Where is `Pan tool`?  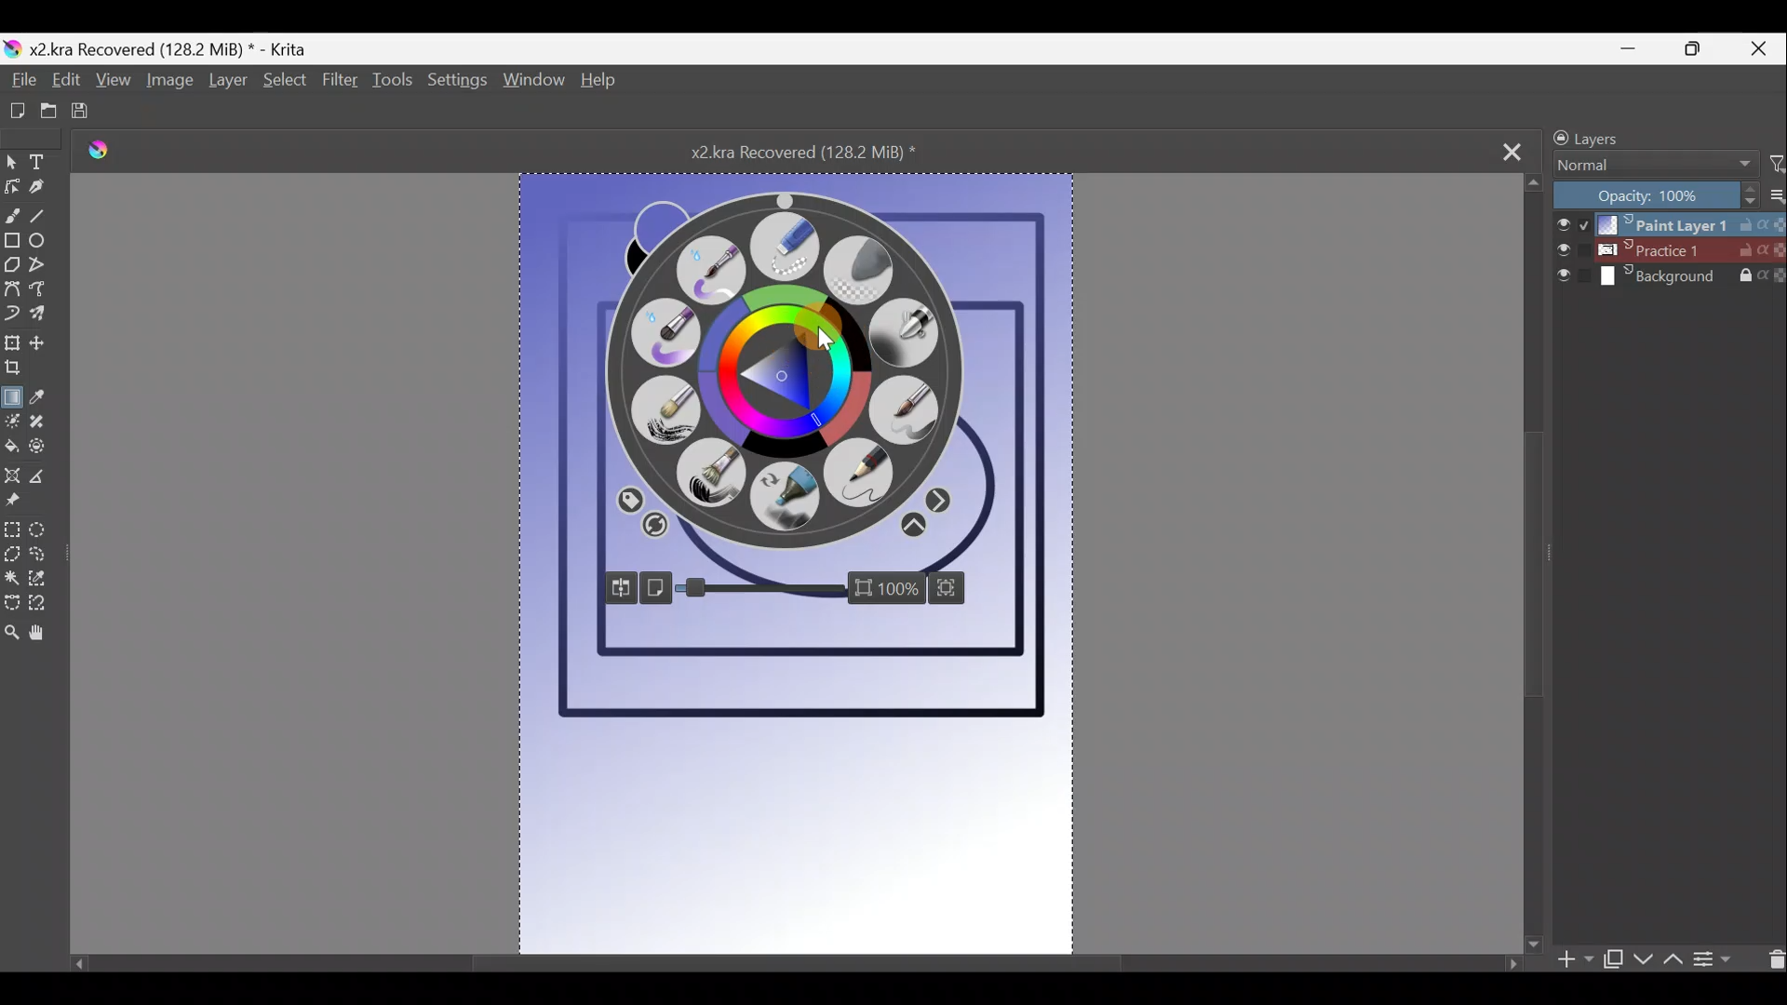
Pan tool is located at coordinates (43, 637).